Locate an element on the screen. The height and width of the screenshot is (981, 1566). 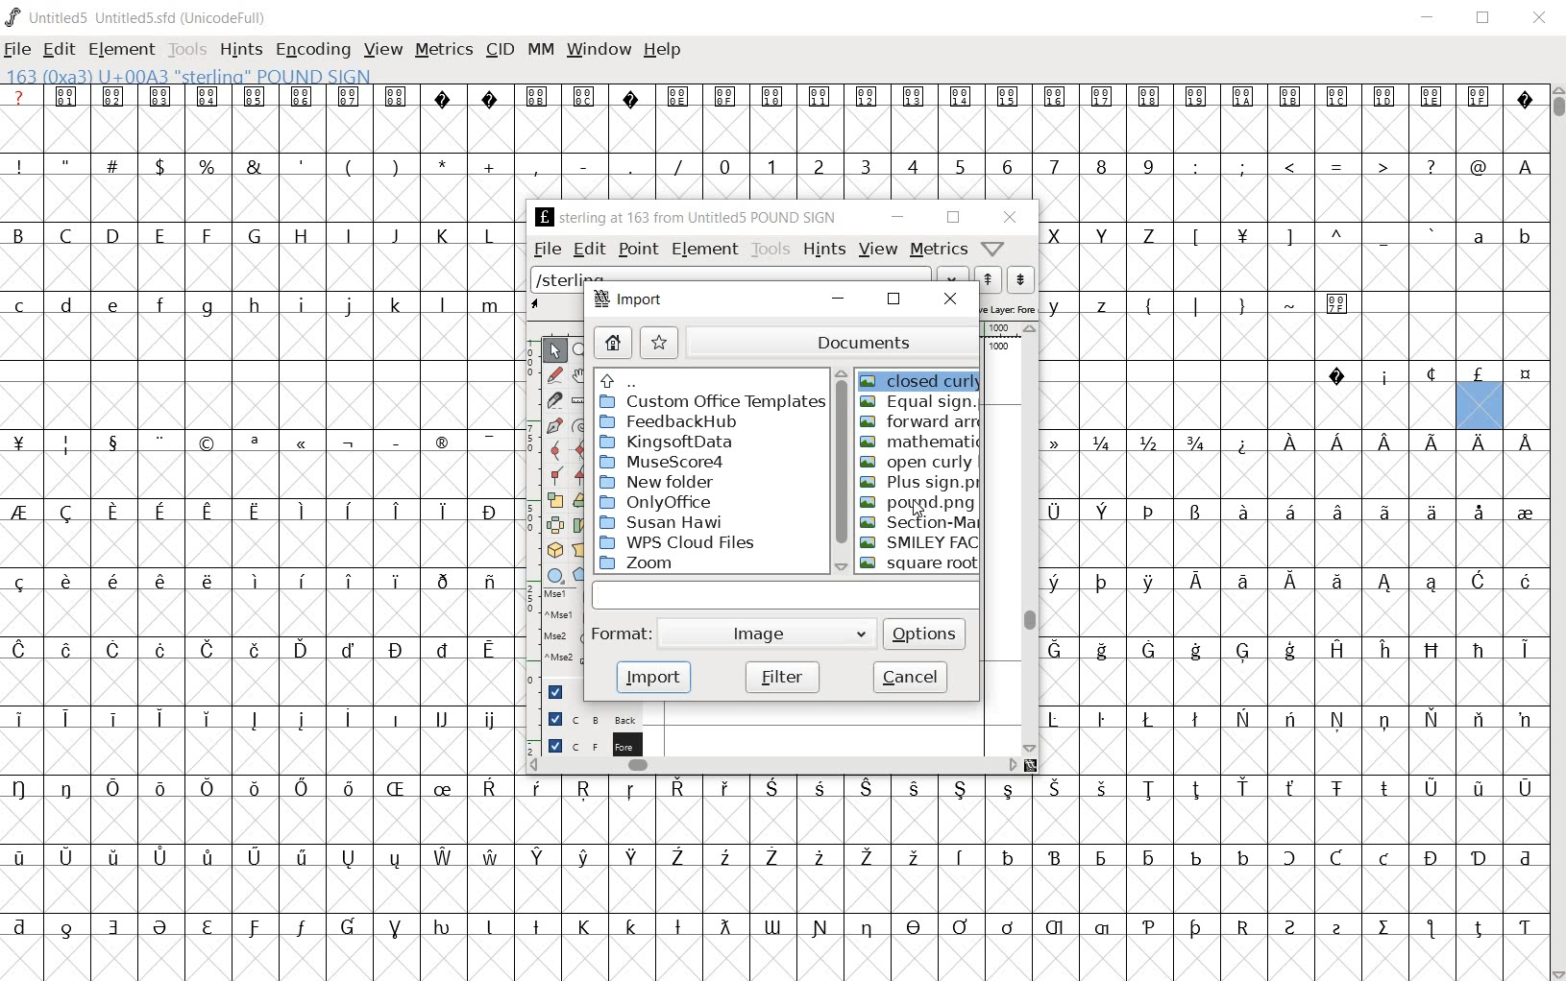
scrollbar is located at coordinates (838, 468).